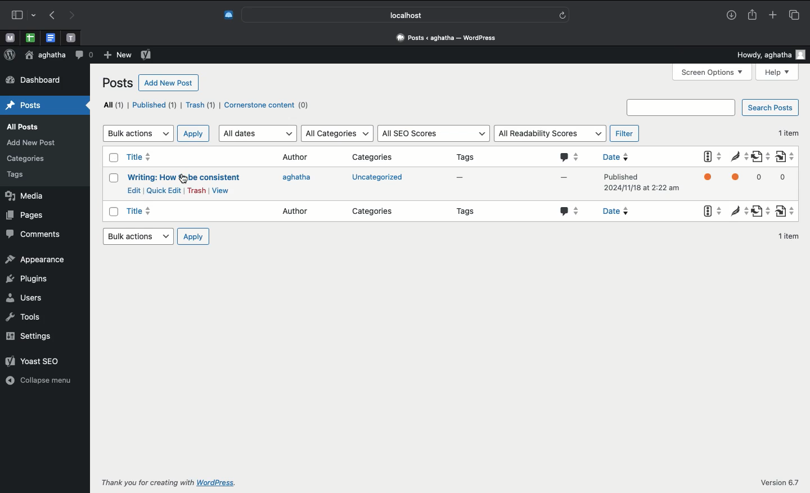 Image resolution: width=810 pixels, height=493 pixels. What do you see at coordinates (164, 190) in the screenshot?
I see `Quick edit` at bounding box center [164, 190].